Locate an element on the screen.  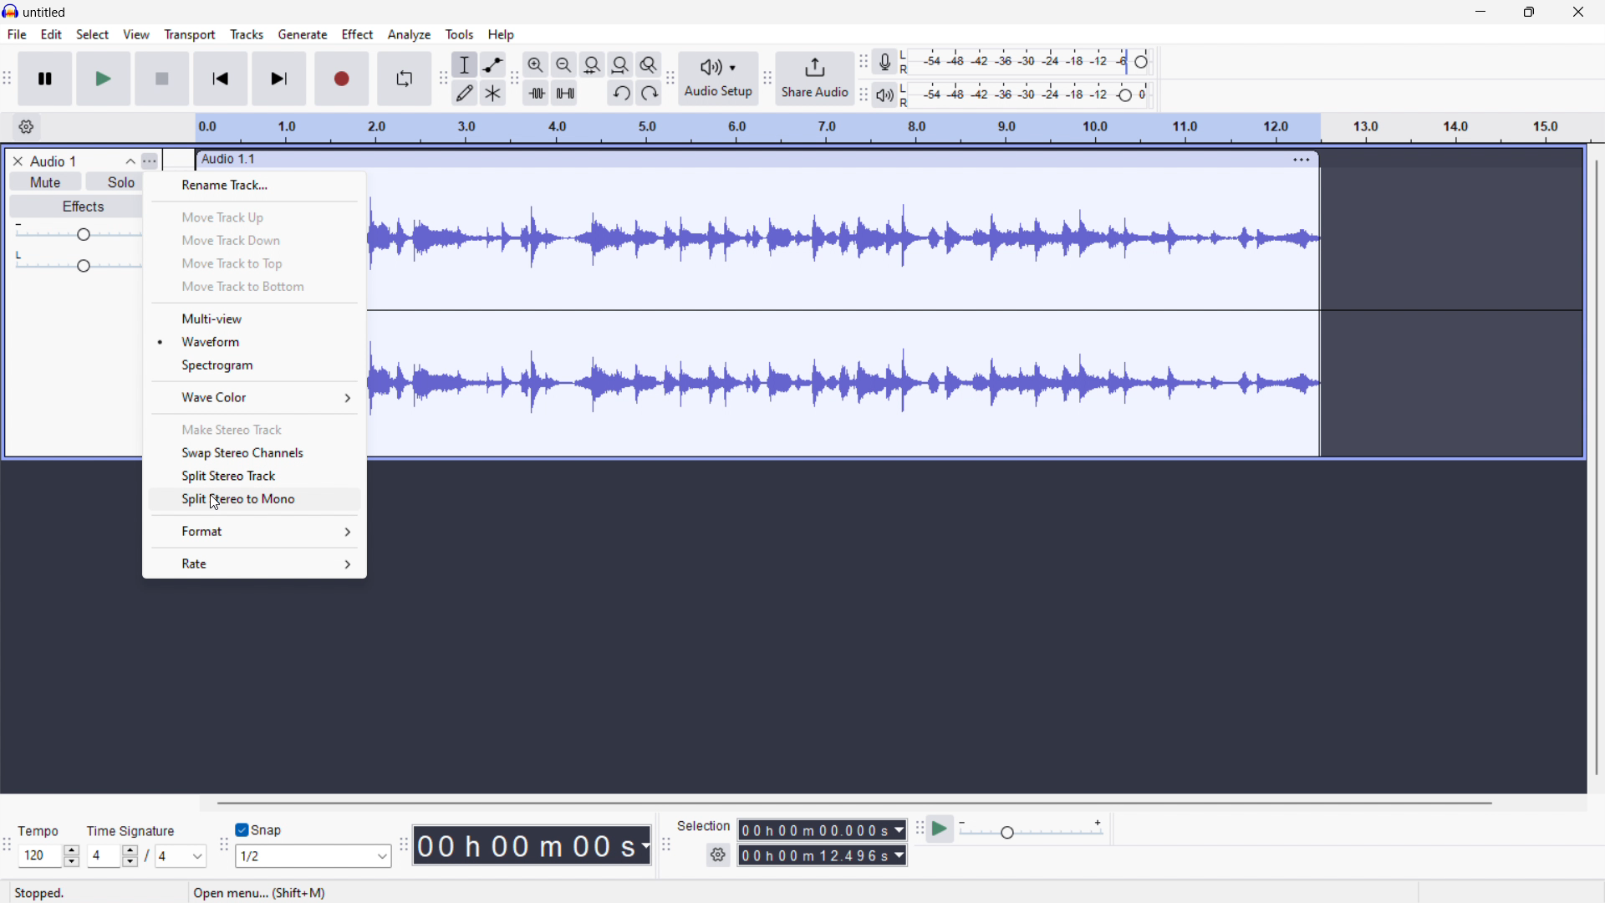
1/2 is located at coordinates (297, 856).